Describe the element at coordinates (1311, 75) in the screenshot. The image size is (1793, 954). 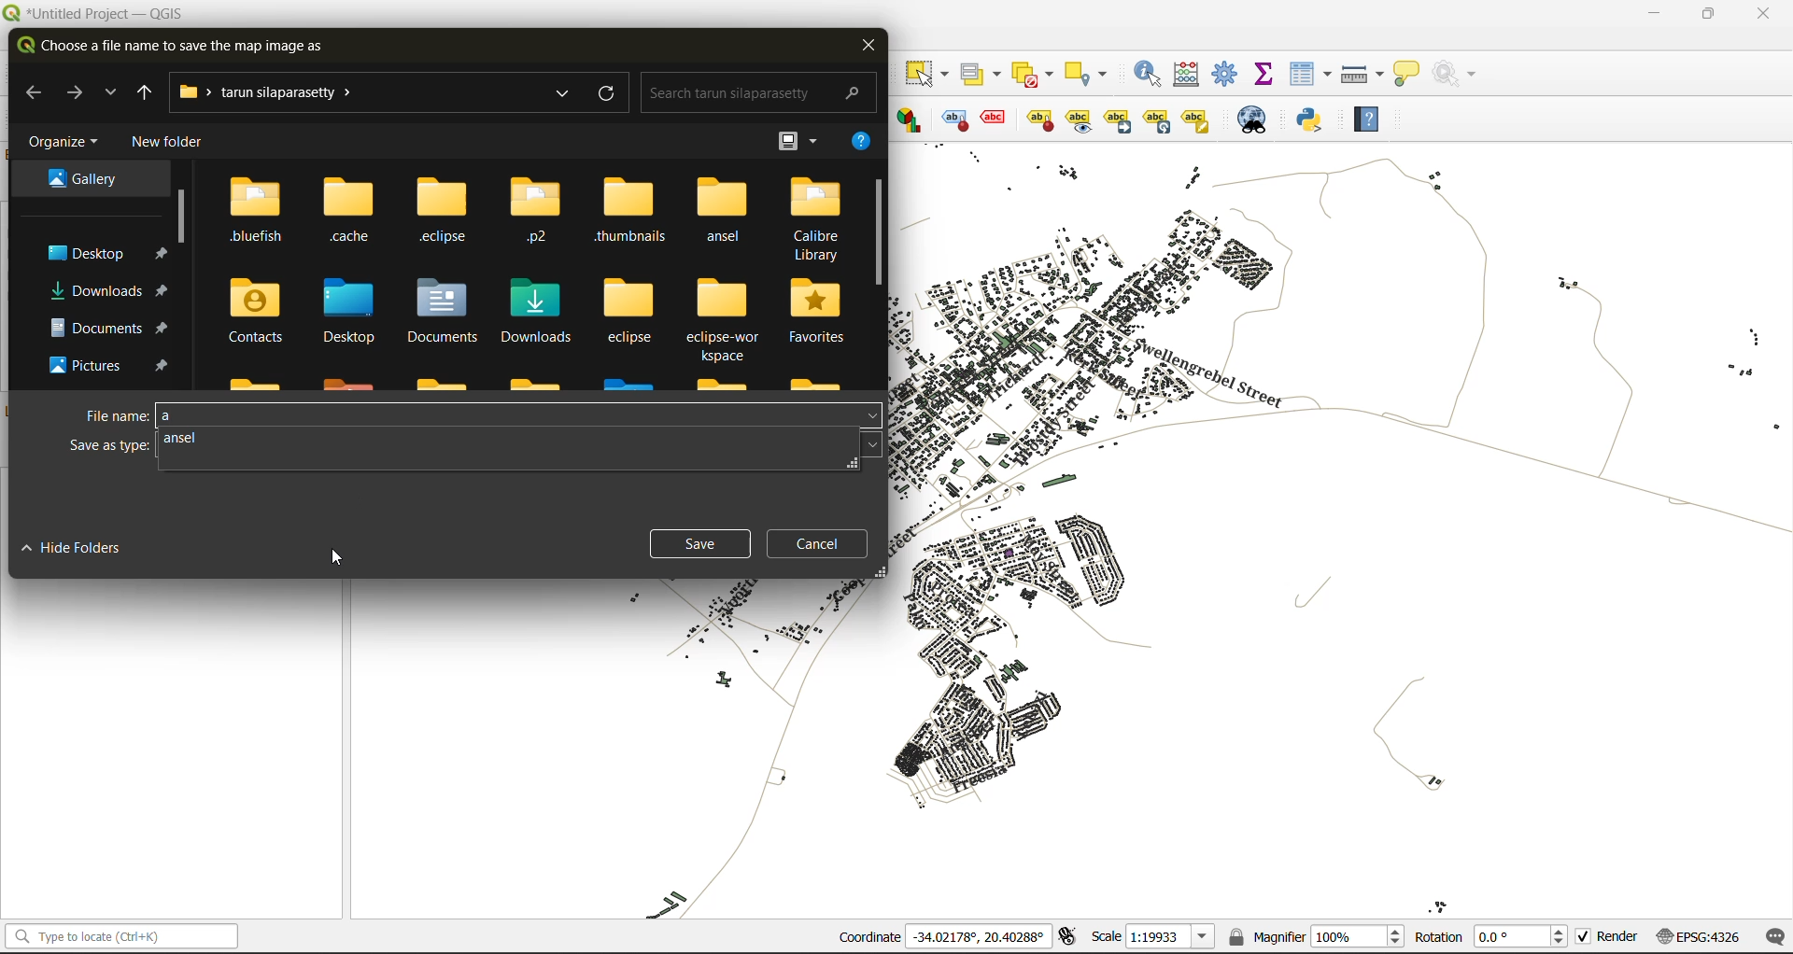
I see `attributes table` at that location.